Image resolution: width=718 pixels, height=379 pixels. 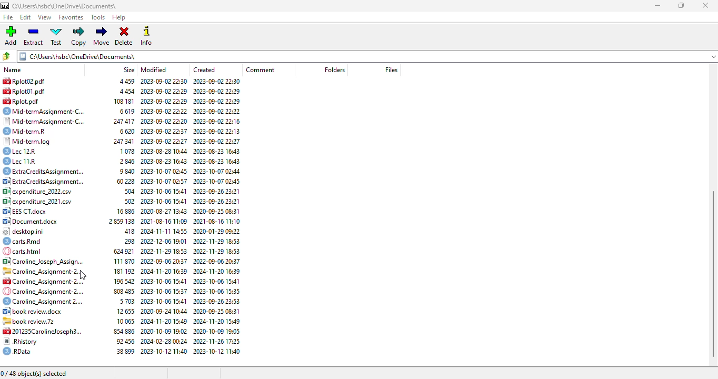 What do you see at coordinates (218, 192) in the screenshot?
I see `2023-09-26 23:21` at bounding box center [218, 192].